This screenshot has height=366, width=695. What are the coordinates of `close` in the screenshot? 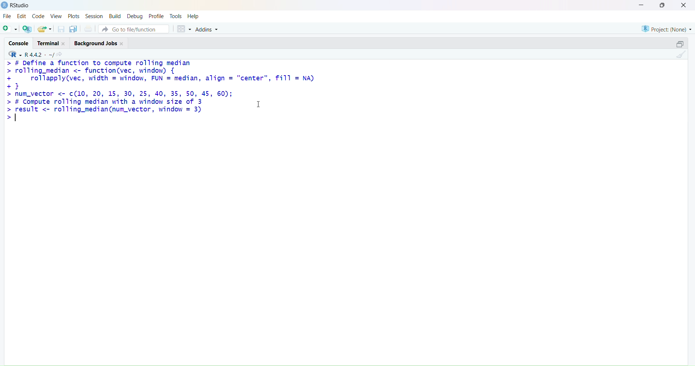 It's located at (122, 44).